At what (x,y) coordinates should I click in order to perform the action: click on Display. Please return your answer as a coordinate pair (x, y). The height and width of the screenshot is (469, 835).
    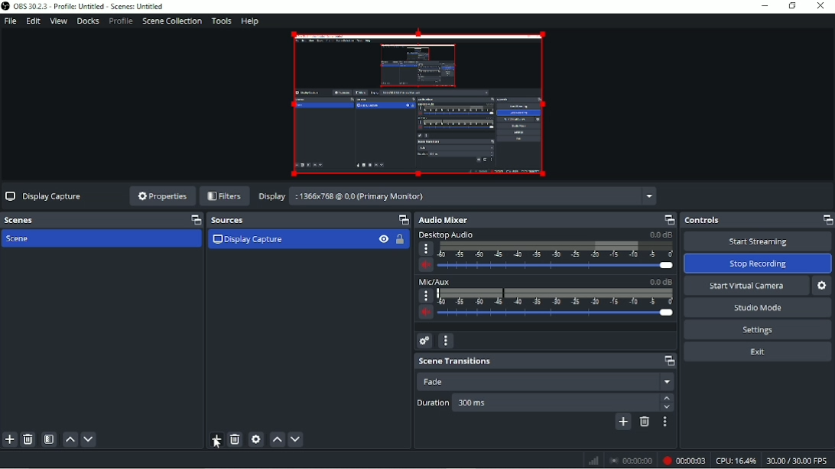
    Looking at the image, I should click on (271, 196).